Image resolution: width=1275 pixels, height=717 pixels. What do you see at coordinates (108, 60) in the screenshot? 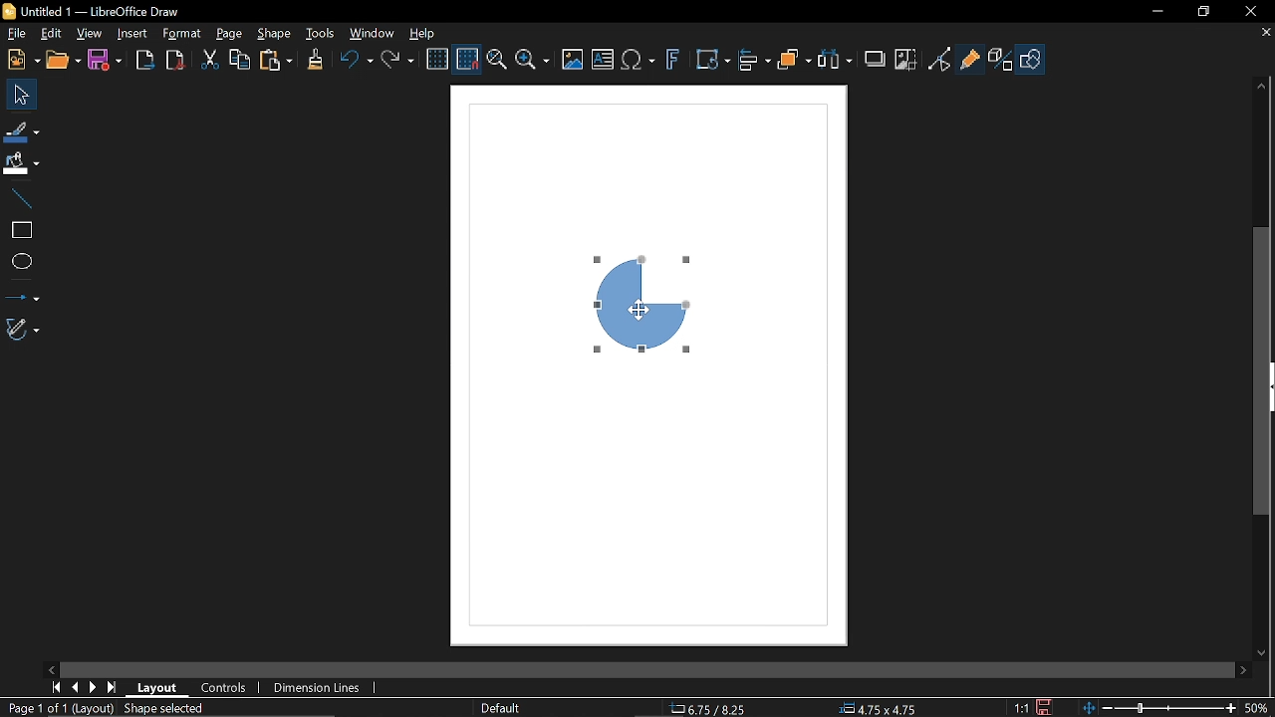
I see `Save` at bounding box center [108, 60].